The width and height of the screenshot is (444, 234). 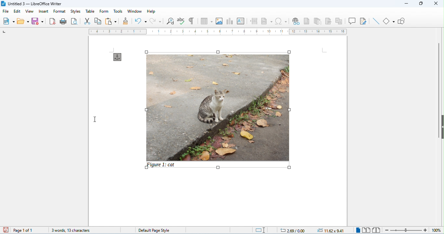 What do you see at coordinates (43, 11) in the screenshot?
I see `insert` at bounding box center [43, 11].